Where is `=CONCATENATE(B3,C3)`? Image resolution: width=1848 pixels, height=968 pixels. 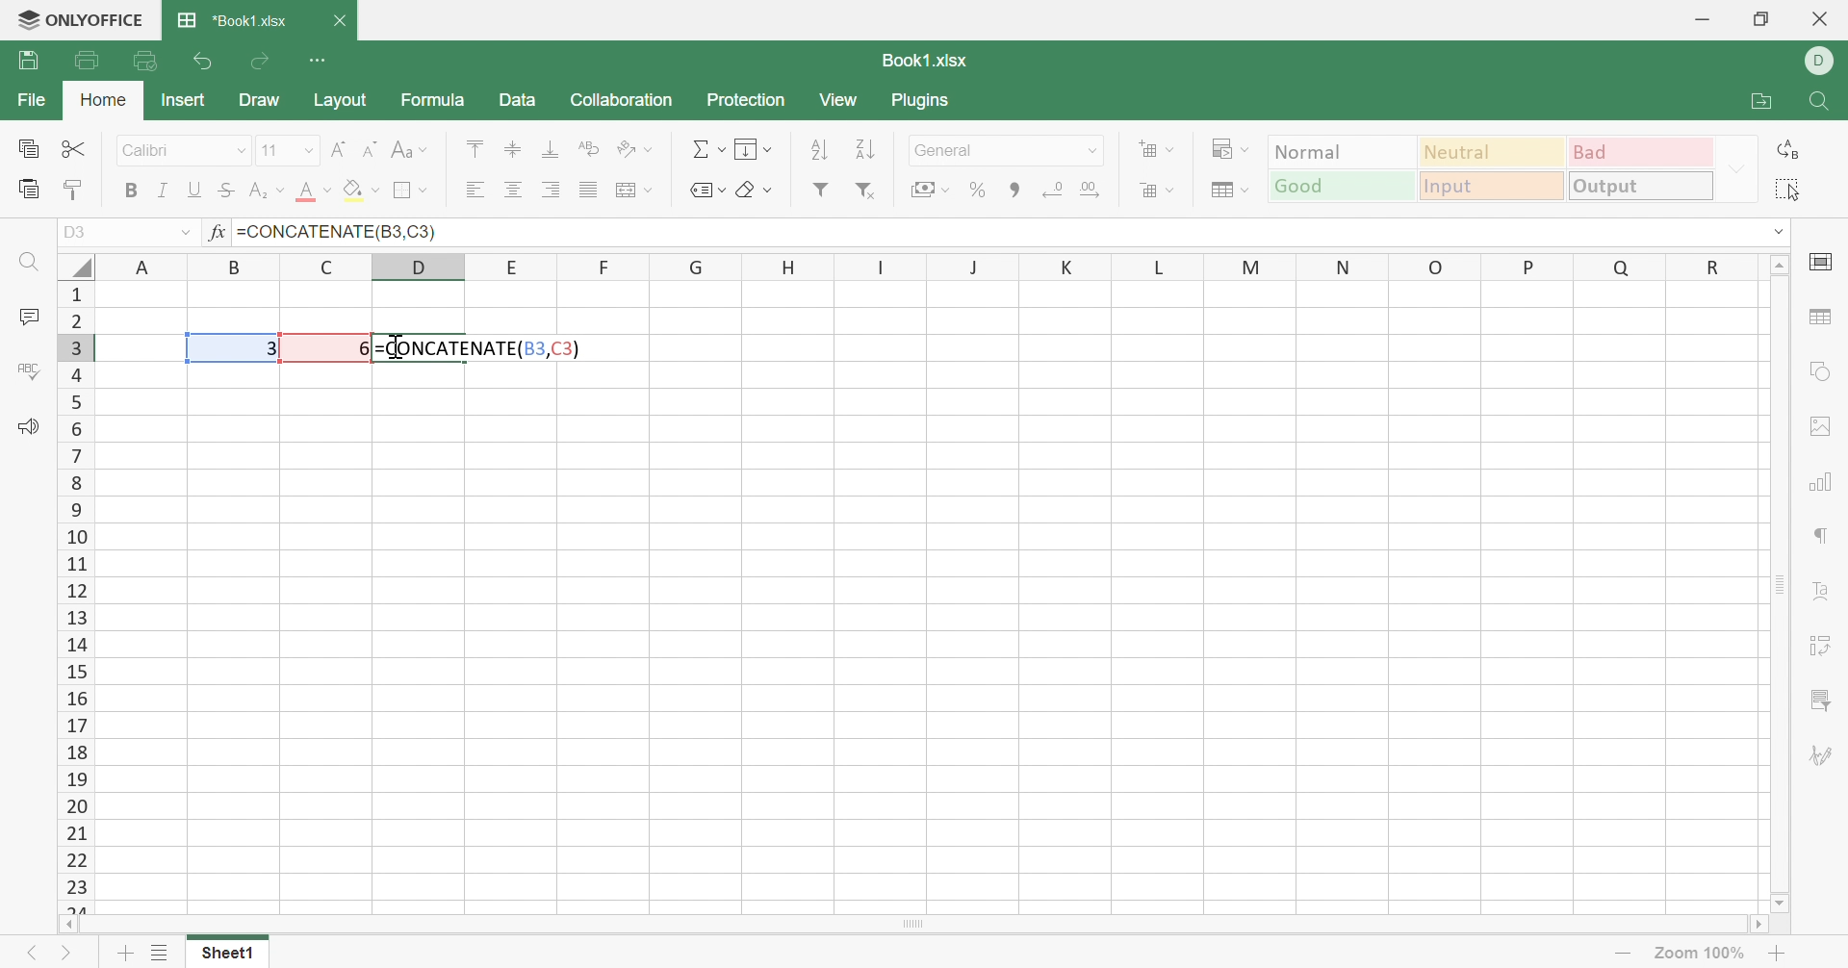
=CONCATENATE(B3,C3) is located at coordinates (477, 348).